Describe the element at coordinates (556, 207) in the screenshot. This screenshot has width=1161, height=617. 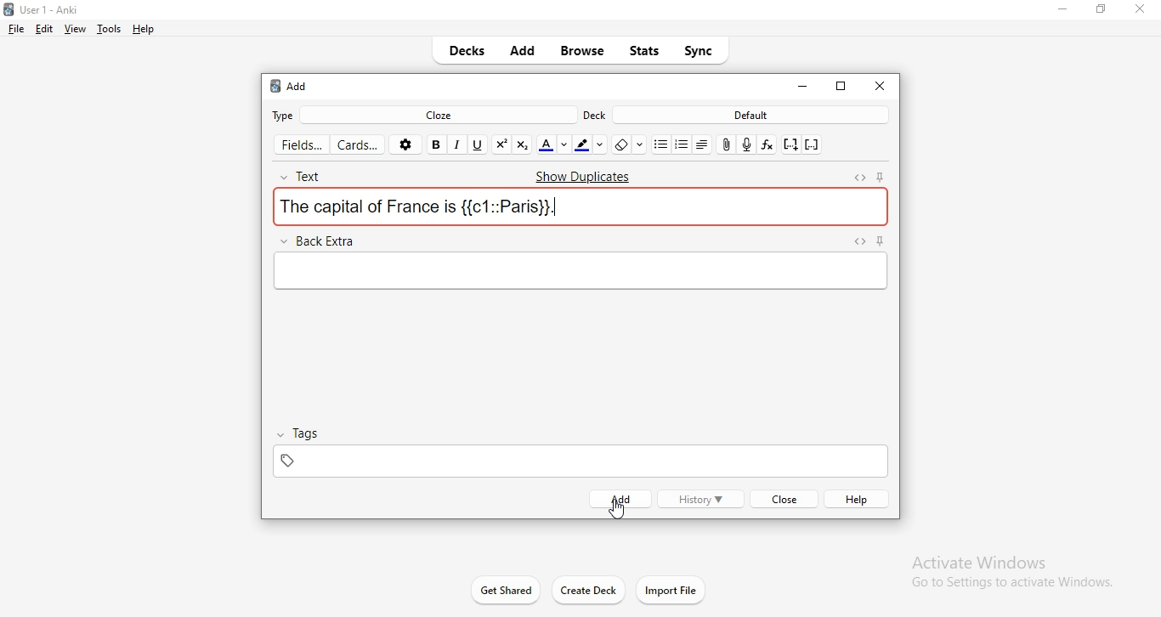
I see `text cursor` at that location.